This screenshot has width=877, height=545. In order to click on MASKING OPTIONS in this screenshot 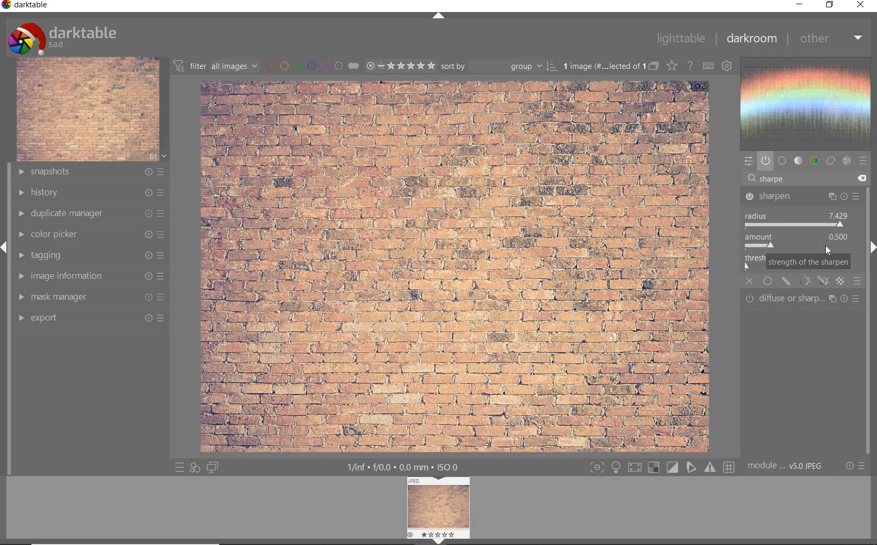, I will do `click(812, 281)`.